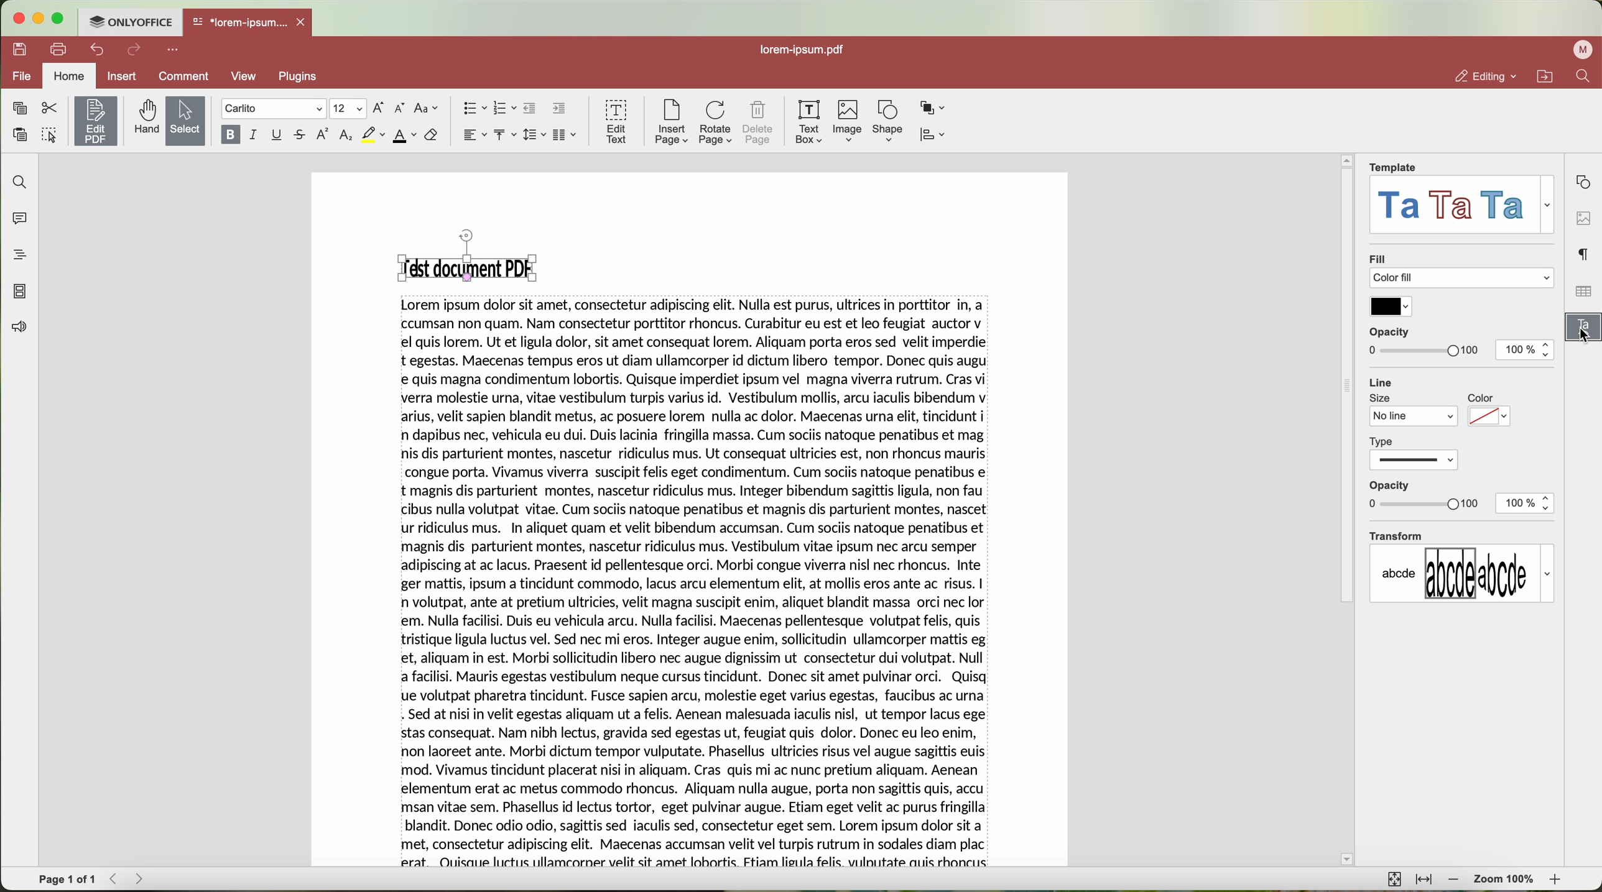  Describe the element at coordinates (116, 879) in the screenshot. I see `Backward` at that location.